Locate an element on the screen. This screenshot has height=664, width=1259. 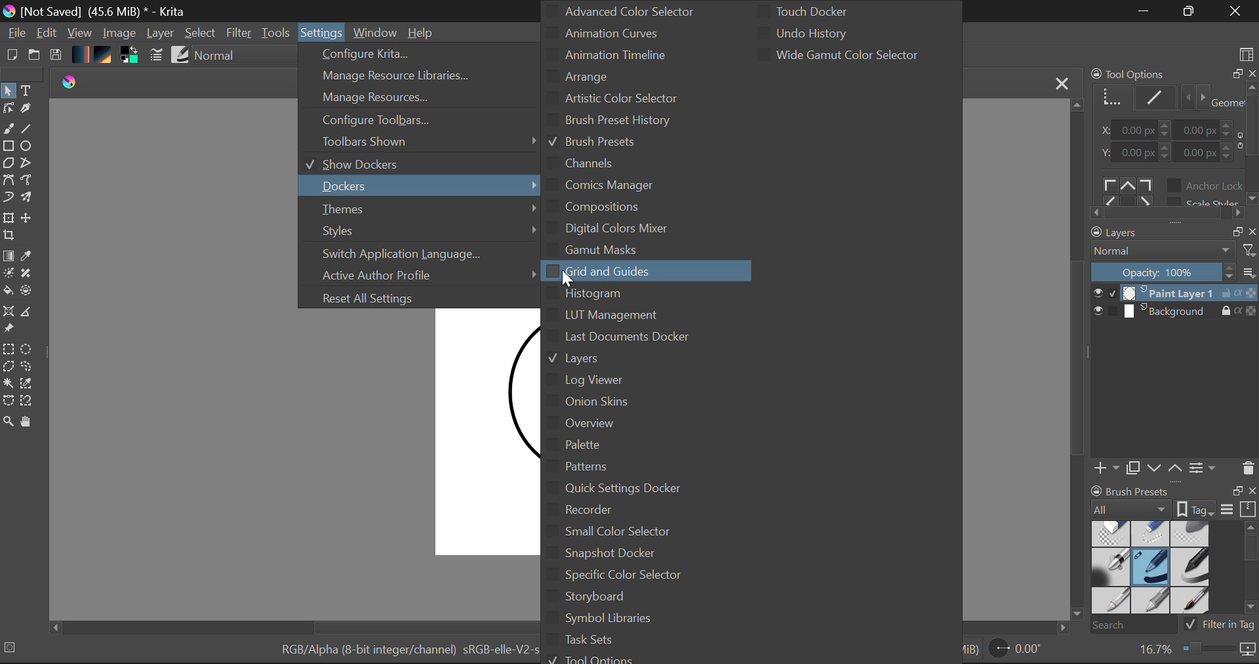
Touch Docker is located at coordinates (834, 10).